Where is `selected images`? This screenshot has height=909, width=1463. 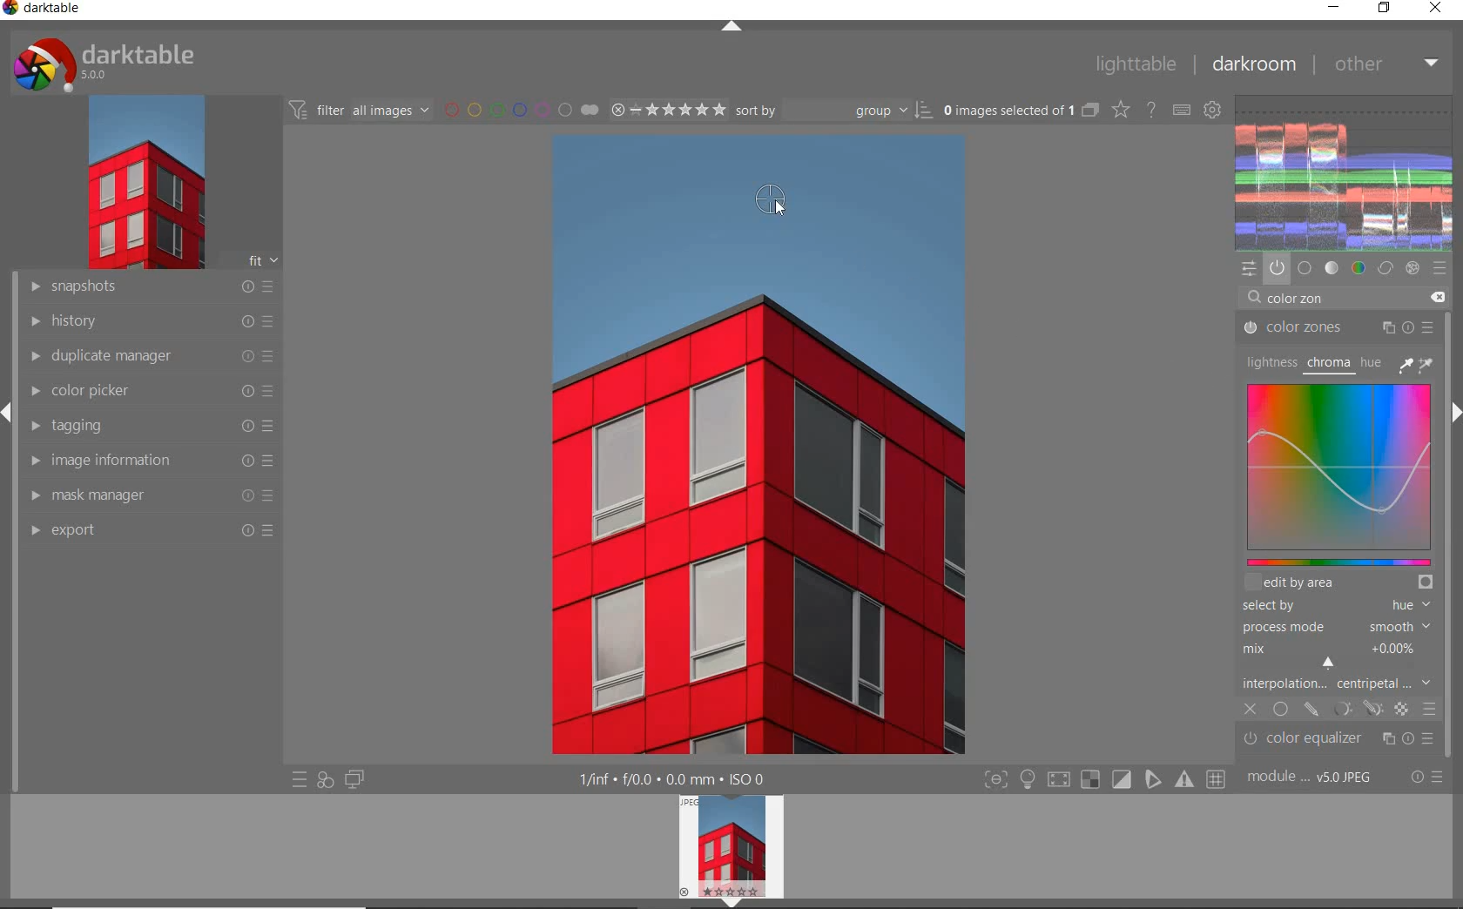
selected images is located at coordinates (1020, 111).